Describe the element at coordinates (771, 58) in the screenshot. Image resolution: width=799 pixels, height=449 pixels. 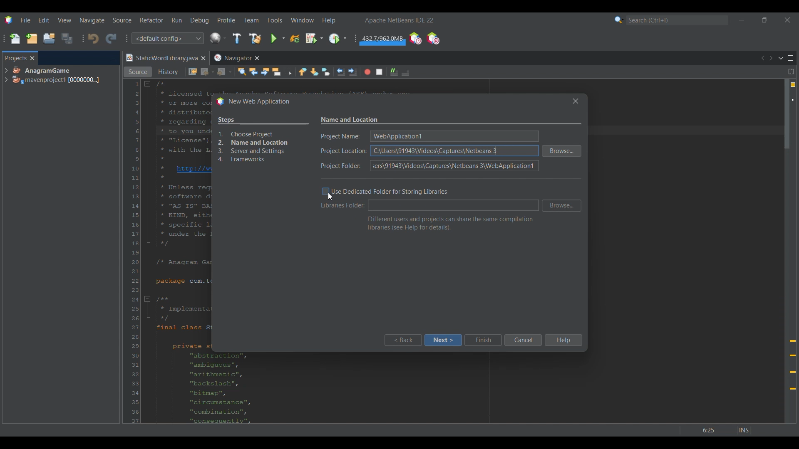
I see `Next` at that location.